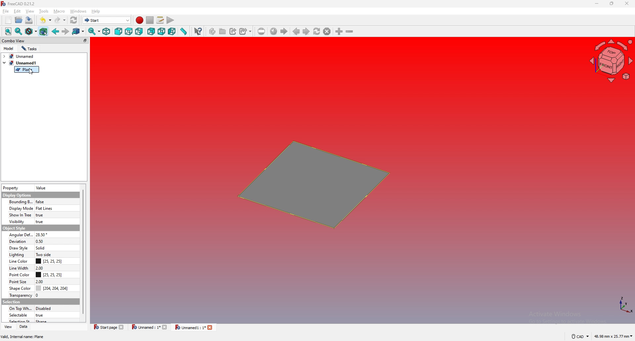 This screenshot has height=341, width=635. Describe the element at coordinates (96, 11) in the screenshot. I see `help` at that location.